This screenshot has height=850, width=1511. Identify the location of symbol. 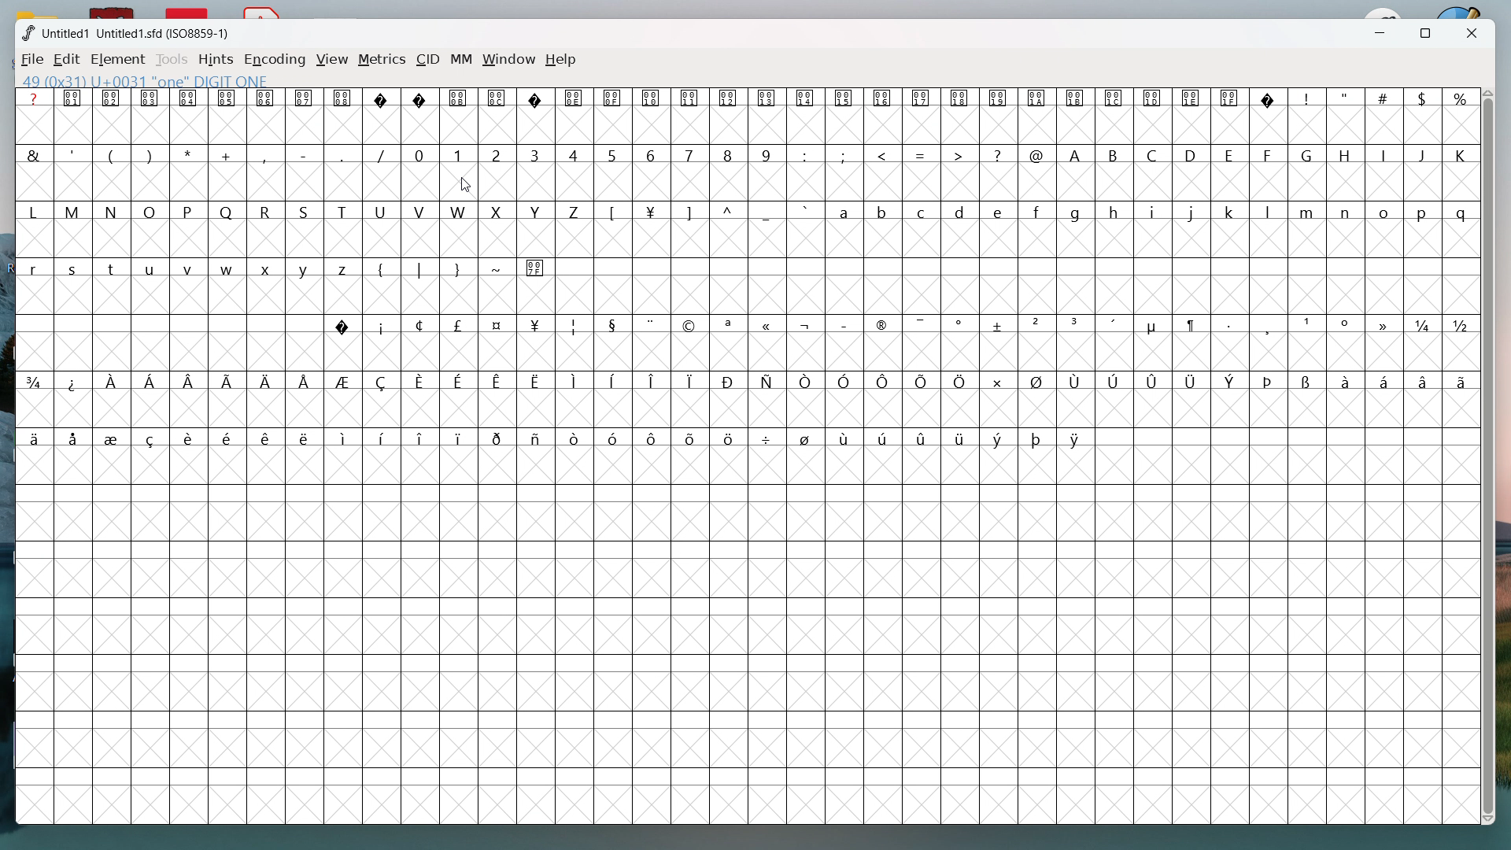
(153, 438).